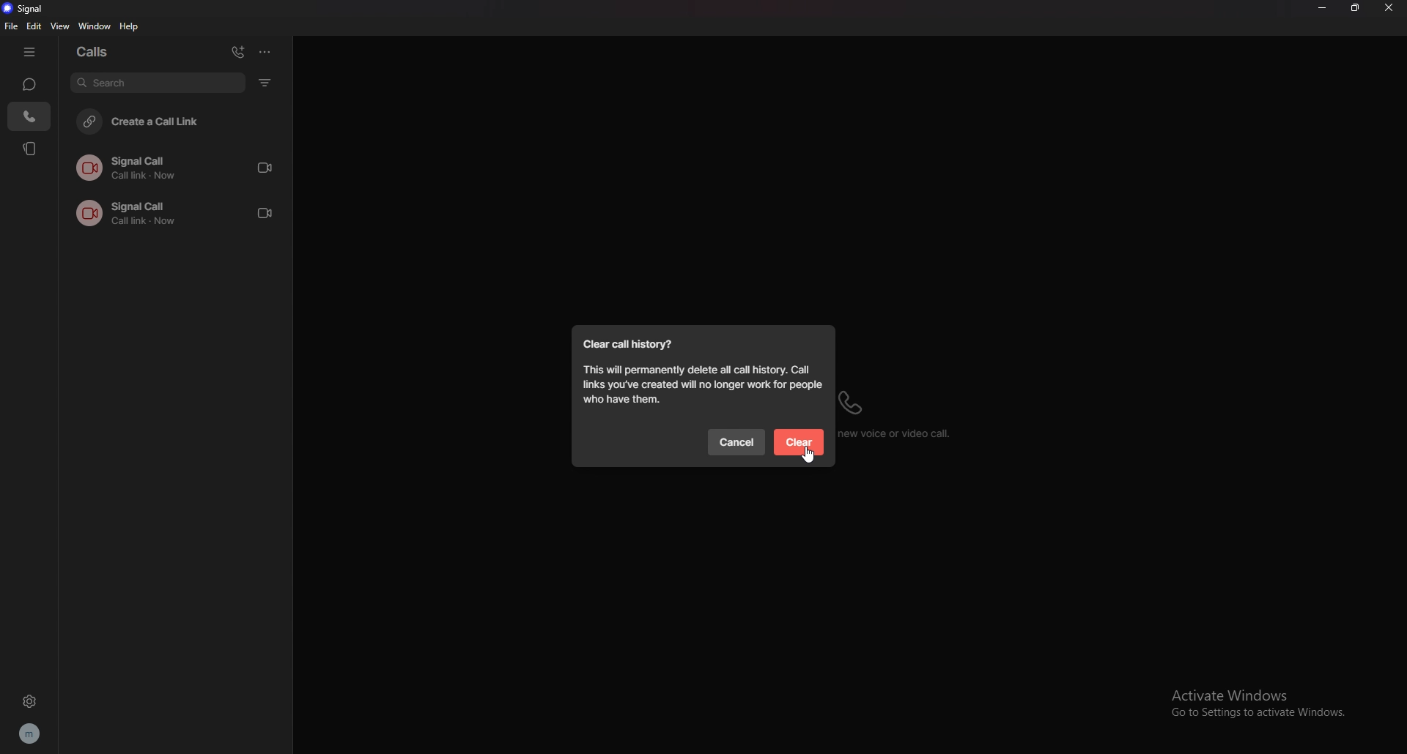 Image resolution: width=1407 pixels, height=754 pixels. Describe the element at coordinates (1323, 8) in the screenshot. I see `minimize` at that location.